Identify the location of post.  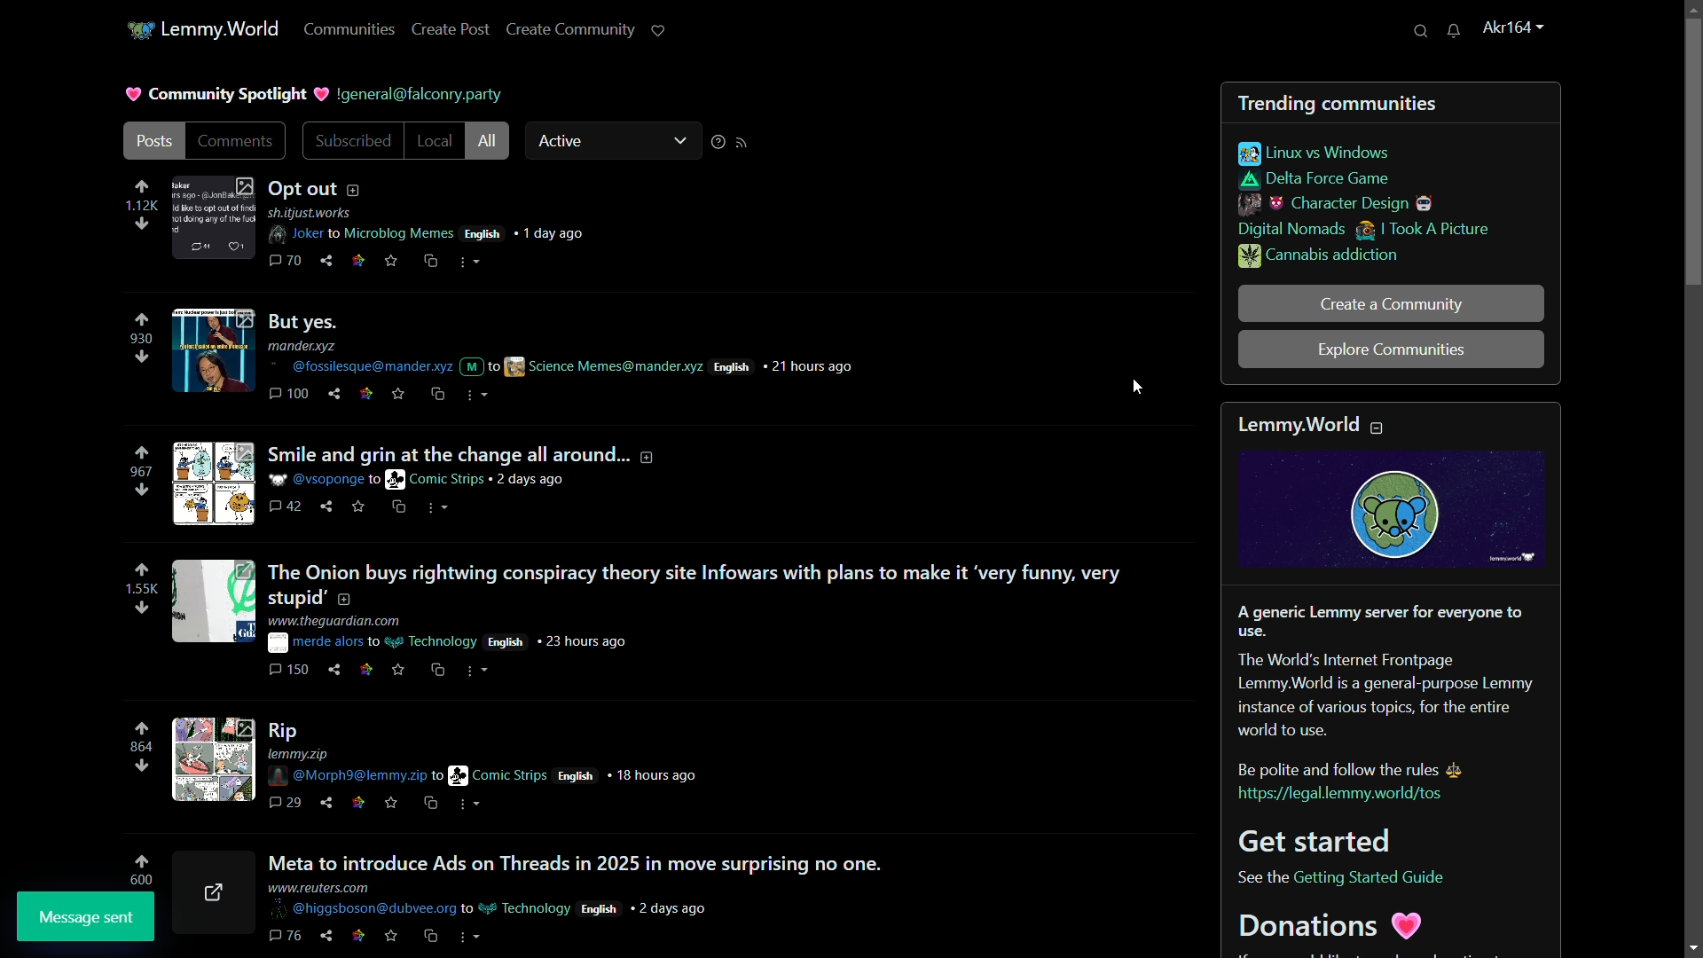
(152, 142).